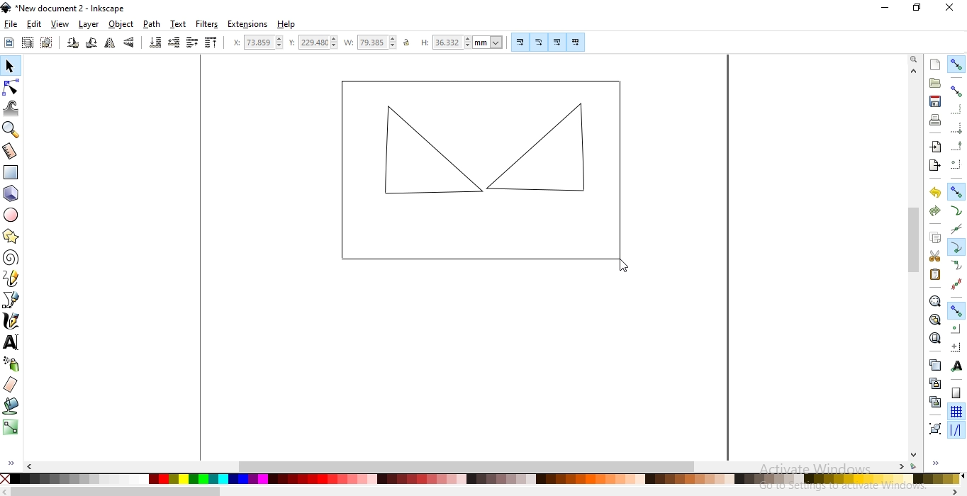 The height and width of the screenshot is (496, 967). What do you see at coordinates (11, 467) in the screenshot?
I see `expand/hide sidebar` at bounding box center [11, 467].